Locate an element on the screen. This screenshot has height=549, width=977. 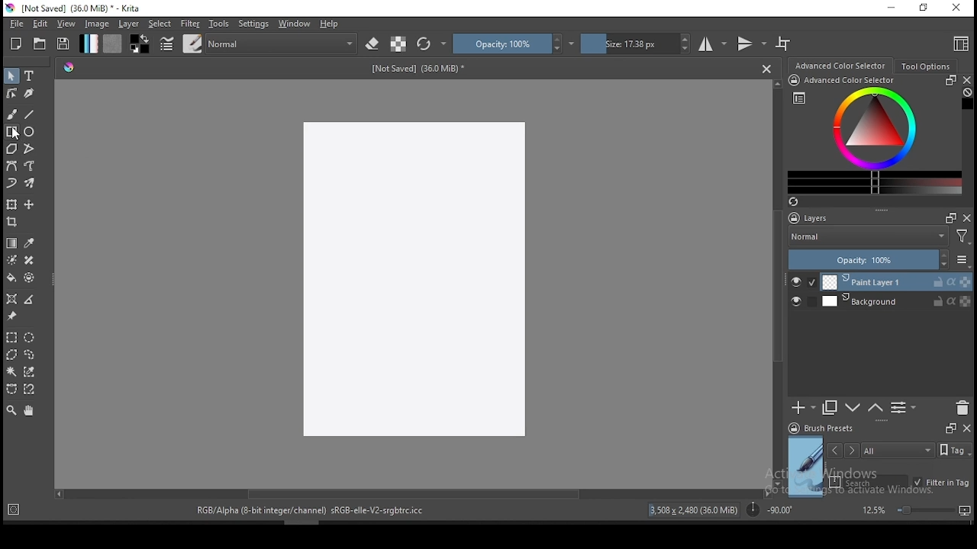
edit shapes tool is located at coordinates (11, 92).